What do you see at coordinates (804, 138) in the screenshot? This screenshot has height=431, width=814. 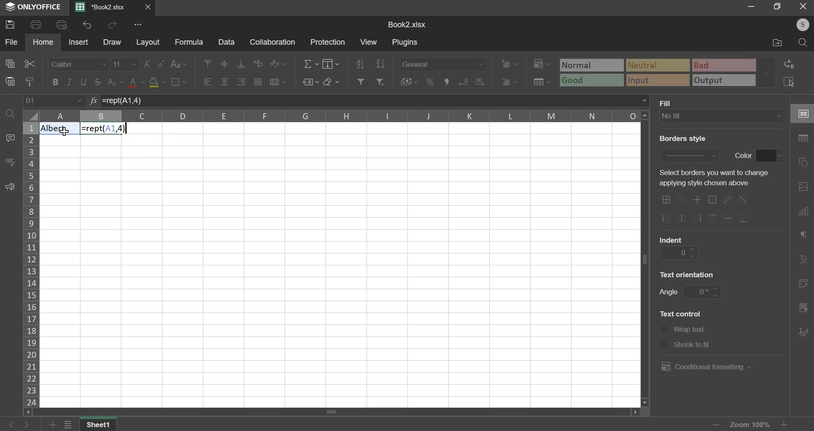 I see `table settings` at bounding box center [804, 138].